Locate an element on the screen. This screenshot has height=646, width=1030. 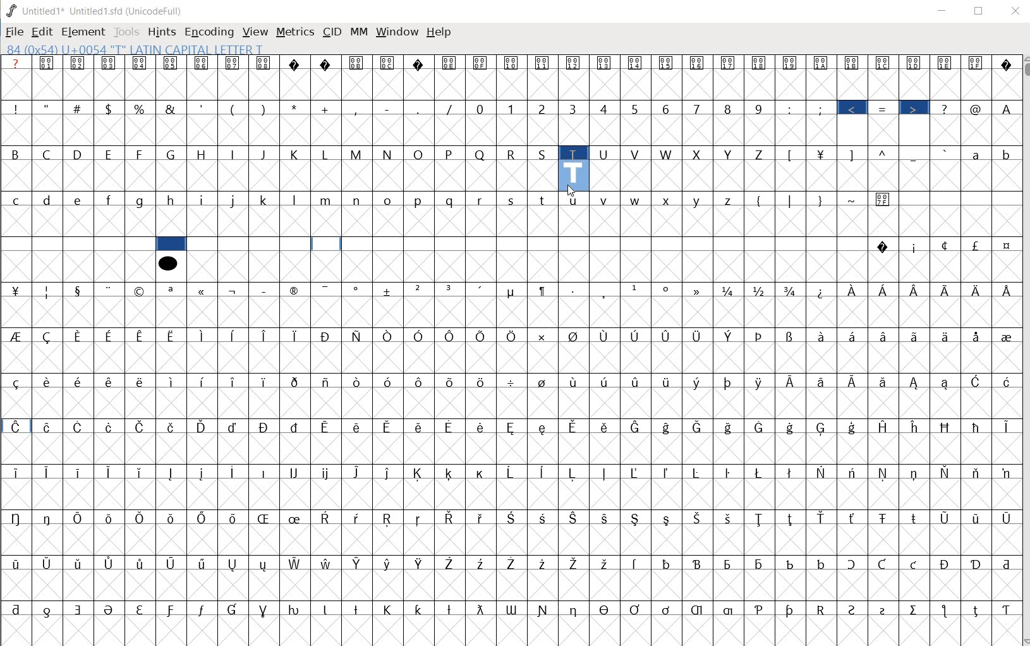
empty spaces is located at coordinates (958, 198).